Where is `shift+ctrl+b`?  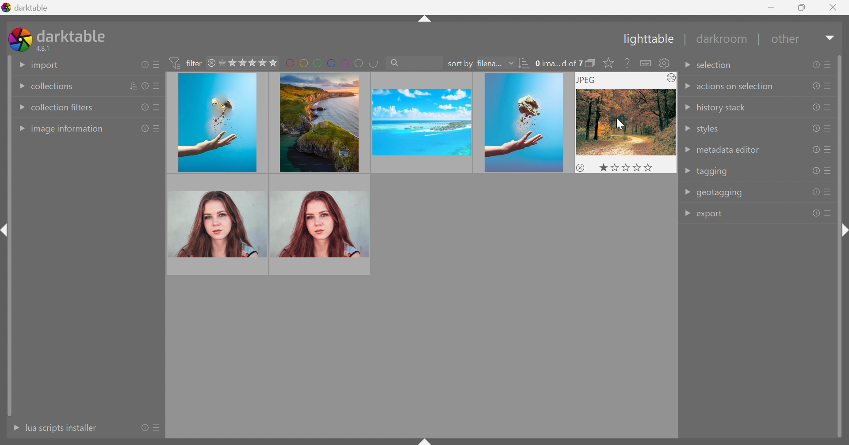
shift+ctrl+b is located at coordinates (425, 440).